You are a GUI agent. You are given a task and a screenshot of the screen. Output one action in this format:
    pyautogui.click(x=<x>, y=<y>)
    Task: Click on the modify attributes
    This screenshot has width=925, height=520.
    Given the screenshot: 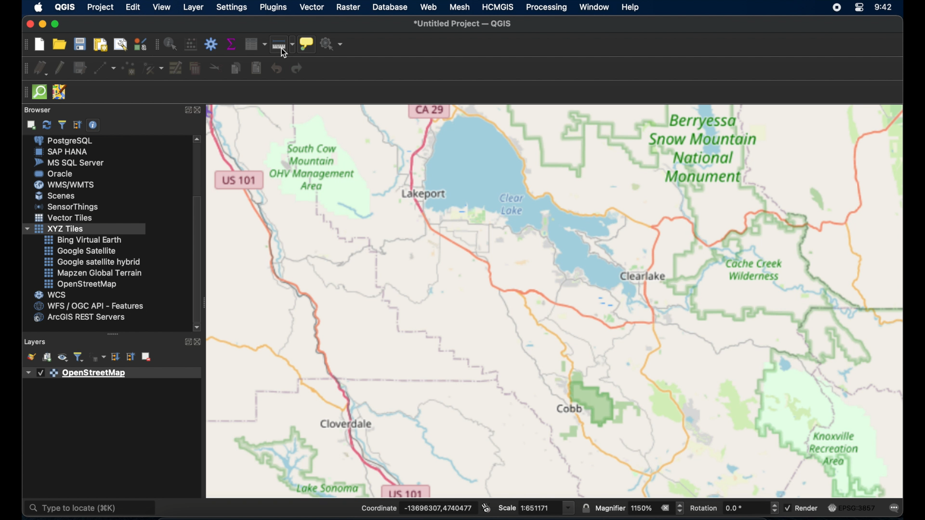 What is the action you would take?
    pyautogui.click(x=176, y=68)
    